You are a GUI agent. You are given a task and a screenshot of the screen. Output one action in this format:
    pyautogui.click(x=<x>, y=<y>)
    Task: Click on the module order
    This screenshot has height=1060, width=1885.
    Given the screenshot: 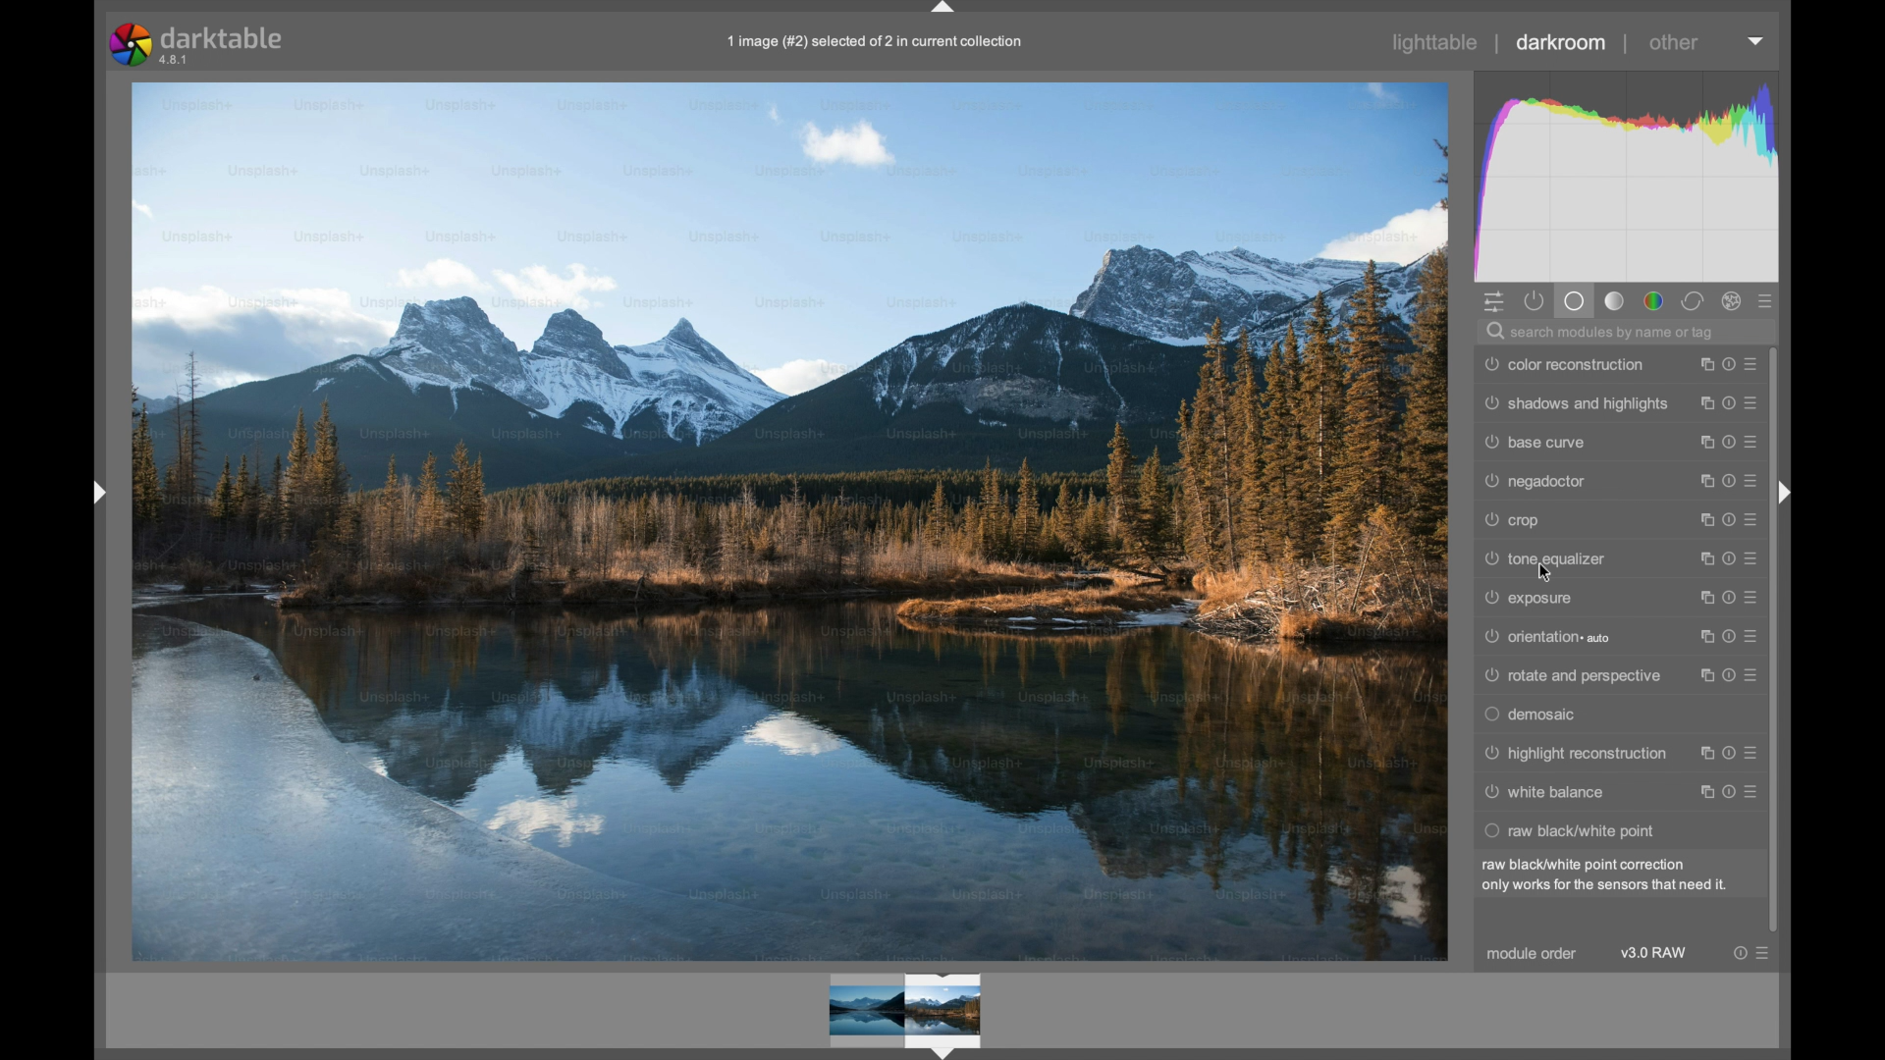 What is the action you would take?
    pyautogui.click(x=1532, y=955)
    